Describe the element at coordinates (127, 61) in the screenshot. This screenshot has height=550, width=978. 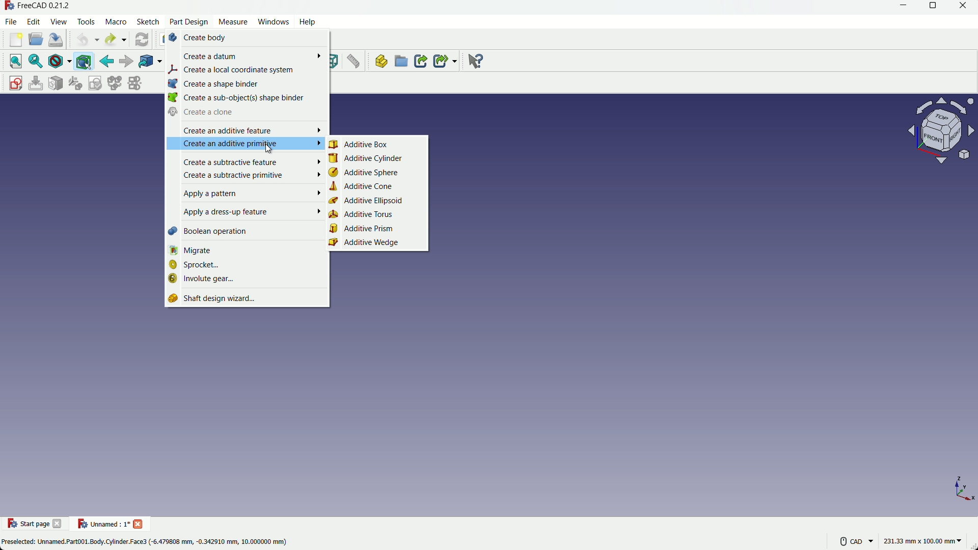
I see `forward` at that location.